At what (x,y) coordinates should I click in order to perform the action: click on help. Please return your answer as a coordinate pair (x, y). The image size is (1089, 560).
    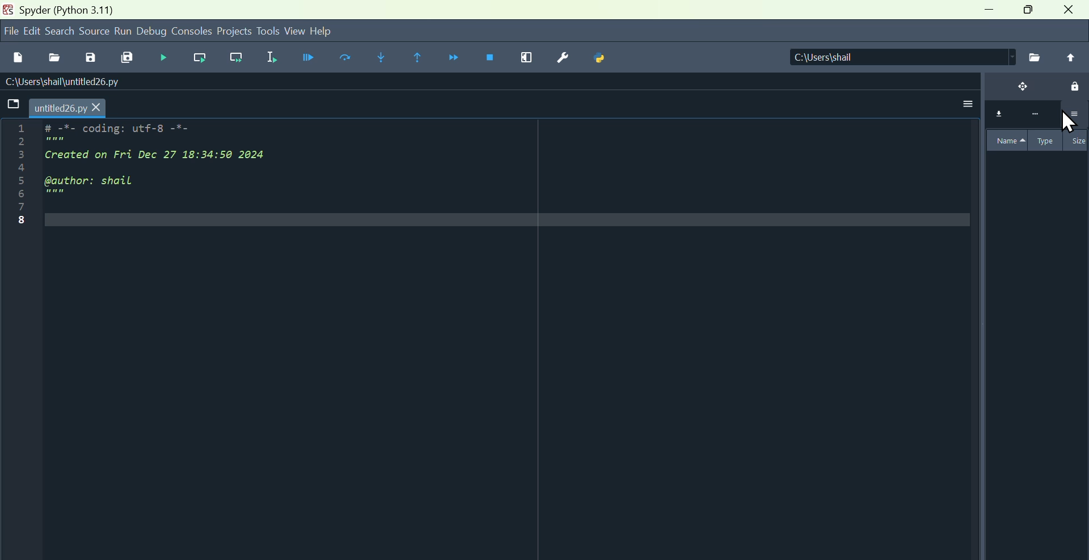
    Looking at the image, I should click on (336, 29).